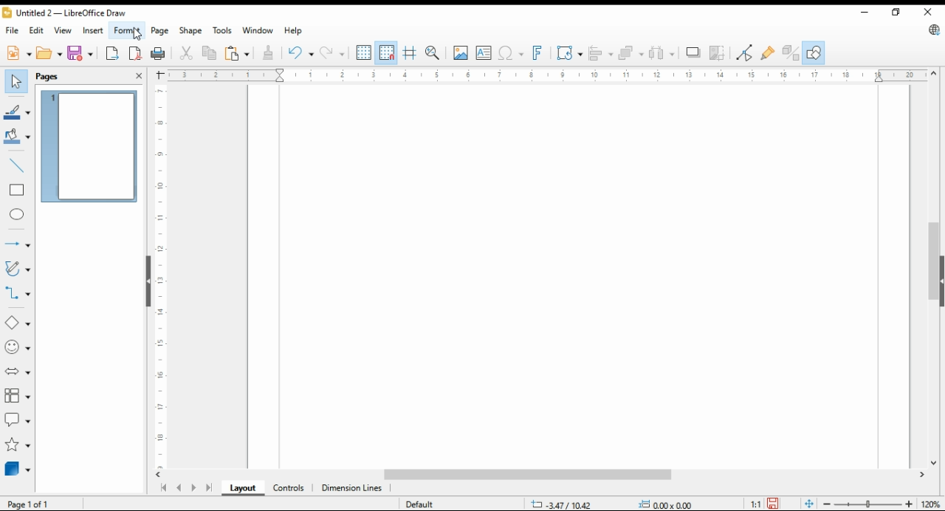 The height and width of the screenshot is (511, 945). I want to click on insert line, so click(18, 165).